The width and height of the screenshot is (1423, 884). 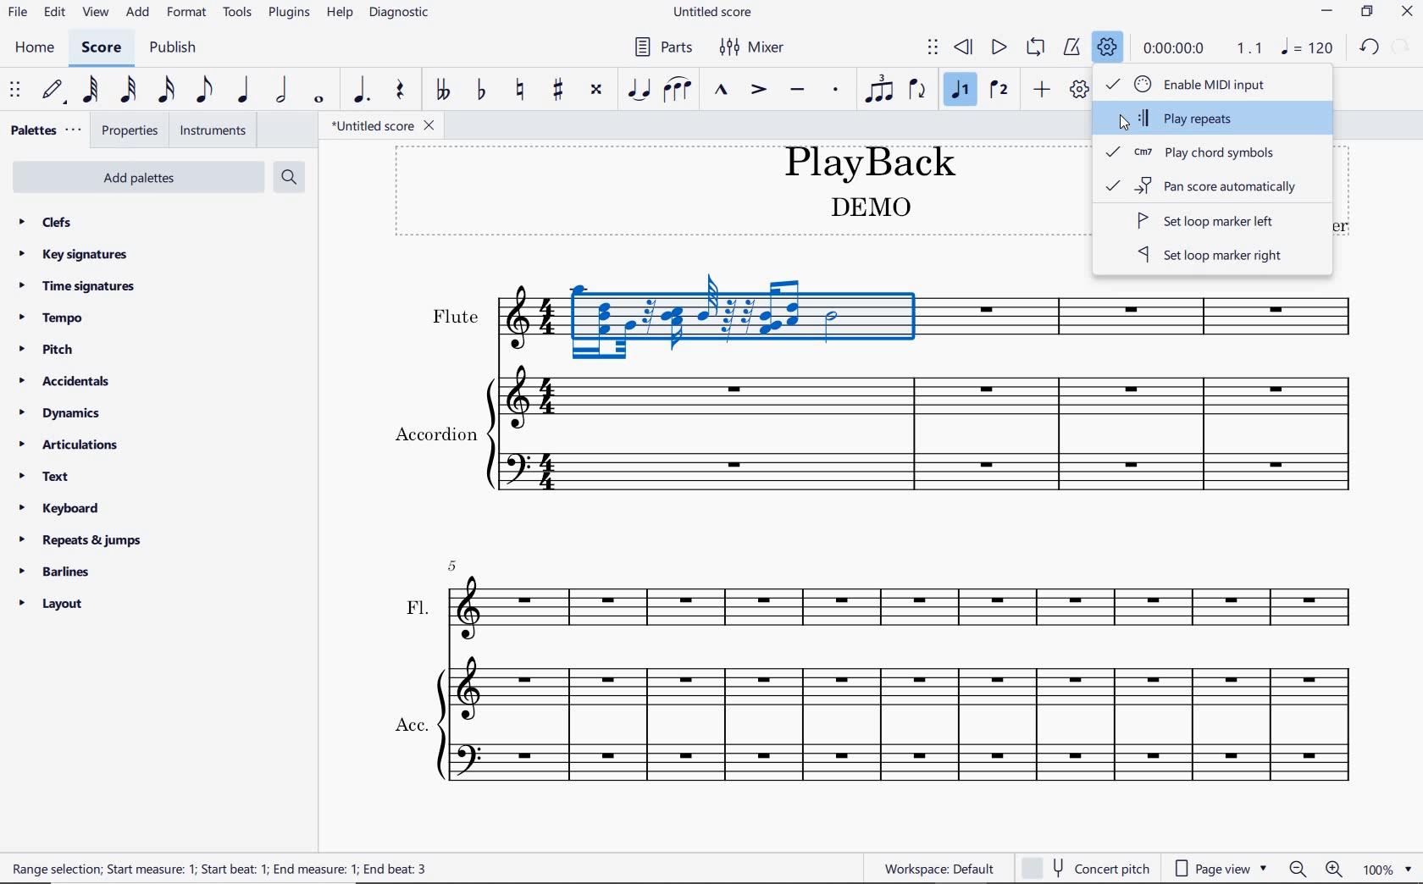 I want to click on tuplet, so click(x=878, y=88).